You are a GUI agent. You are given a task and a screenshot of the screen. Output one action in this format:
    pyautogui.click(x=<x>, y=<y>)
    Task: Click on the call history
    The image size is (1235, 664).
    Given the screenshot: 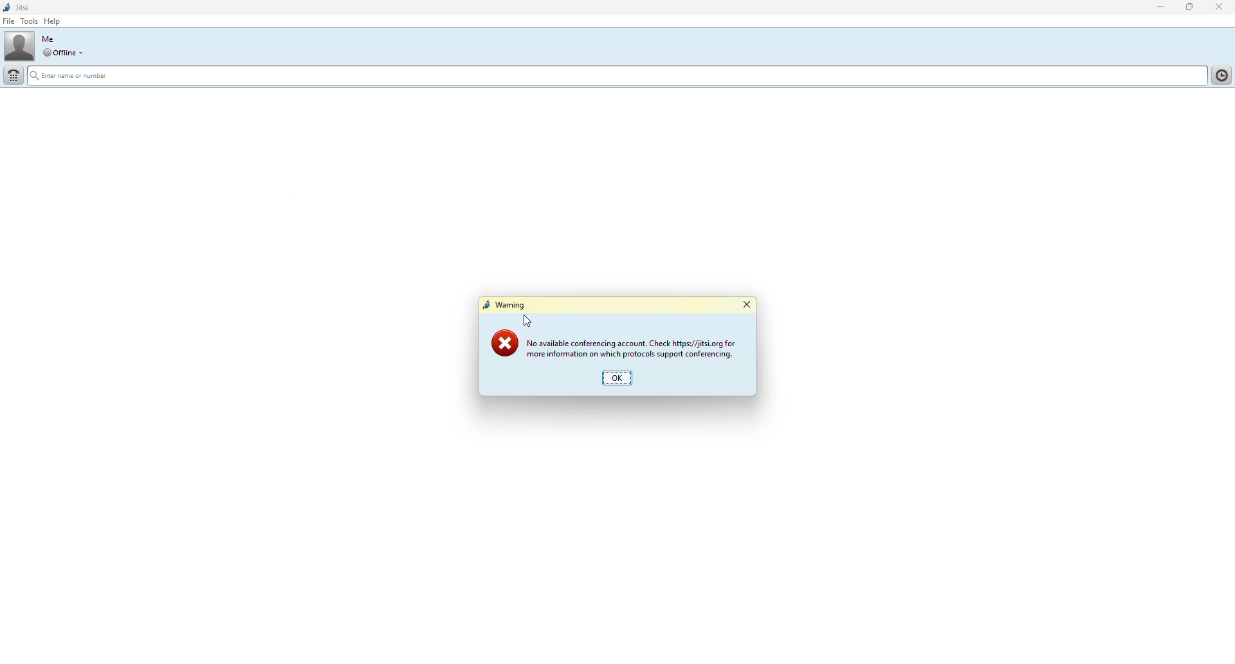 What is the action you would take?
    pyautogui.click(x=1220, y=77)
    